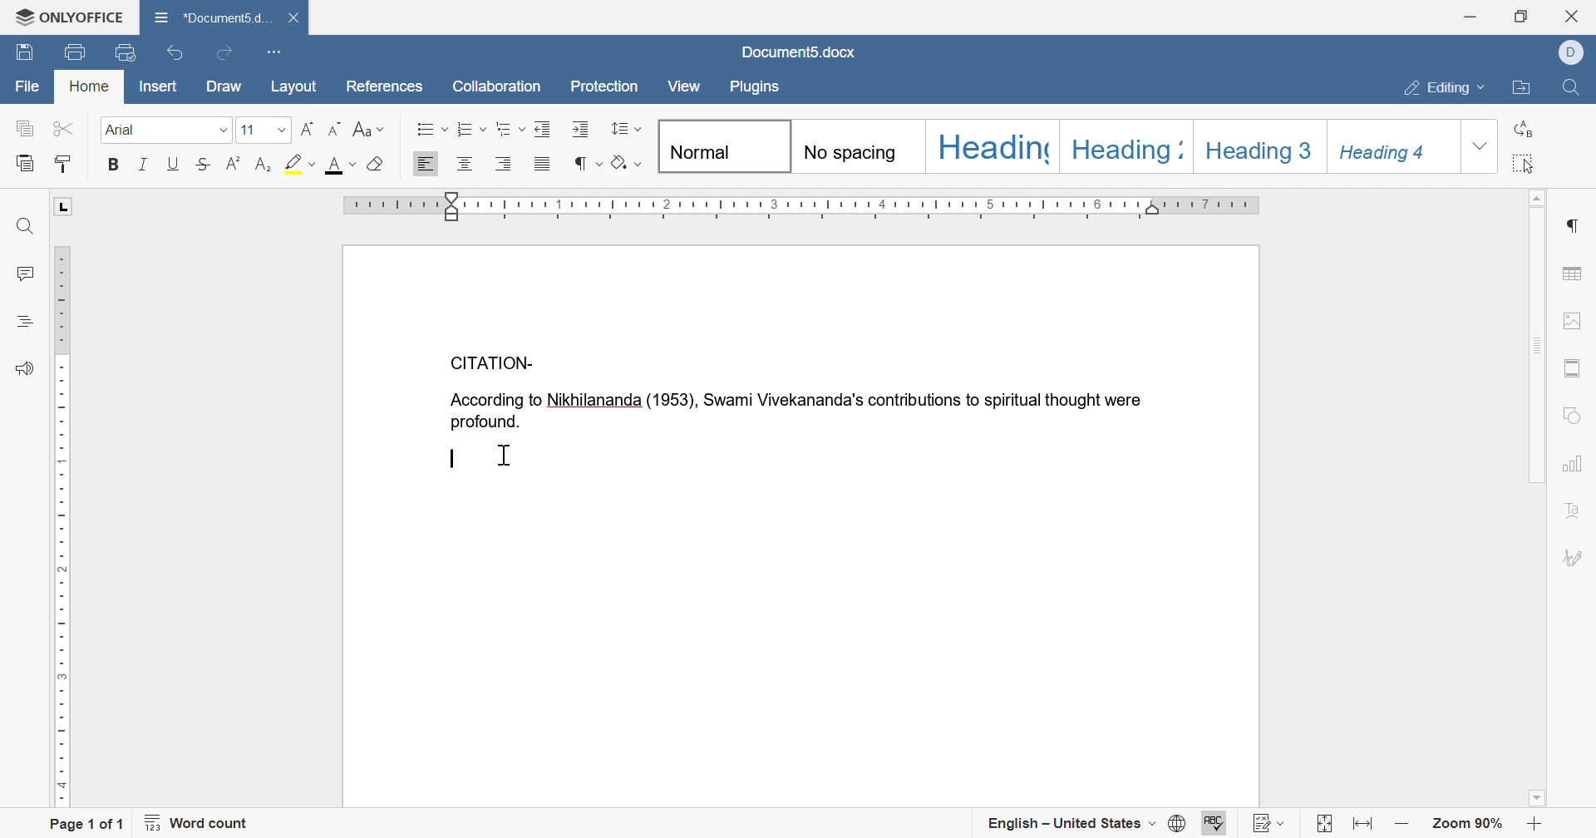 The width and height of the screenshot is (1596, 838). What do you see at coordinates (371, 129) in the screenshot?
I see `change case` at bounding box center [371, 129].